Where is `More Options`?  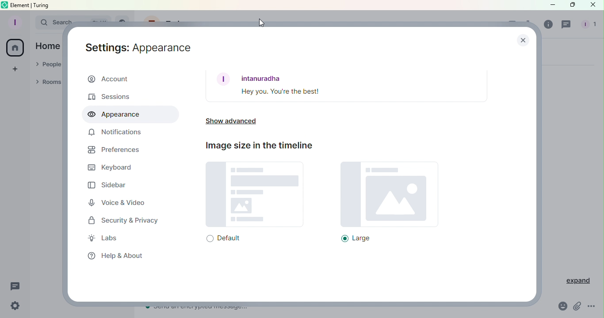
More Options is located at coordinates (593, 308).